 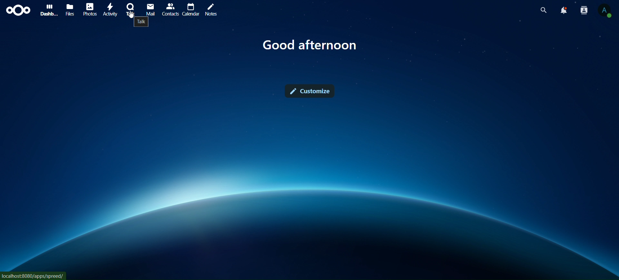 What do you see at coordinates (310, 46) in the screenshot?
I see `text` at bounding box center [310, 46].